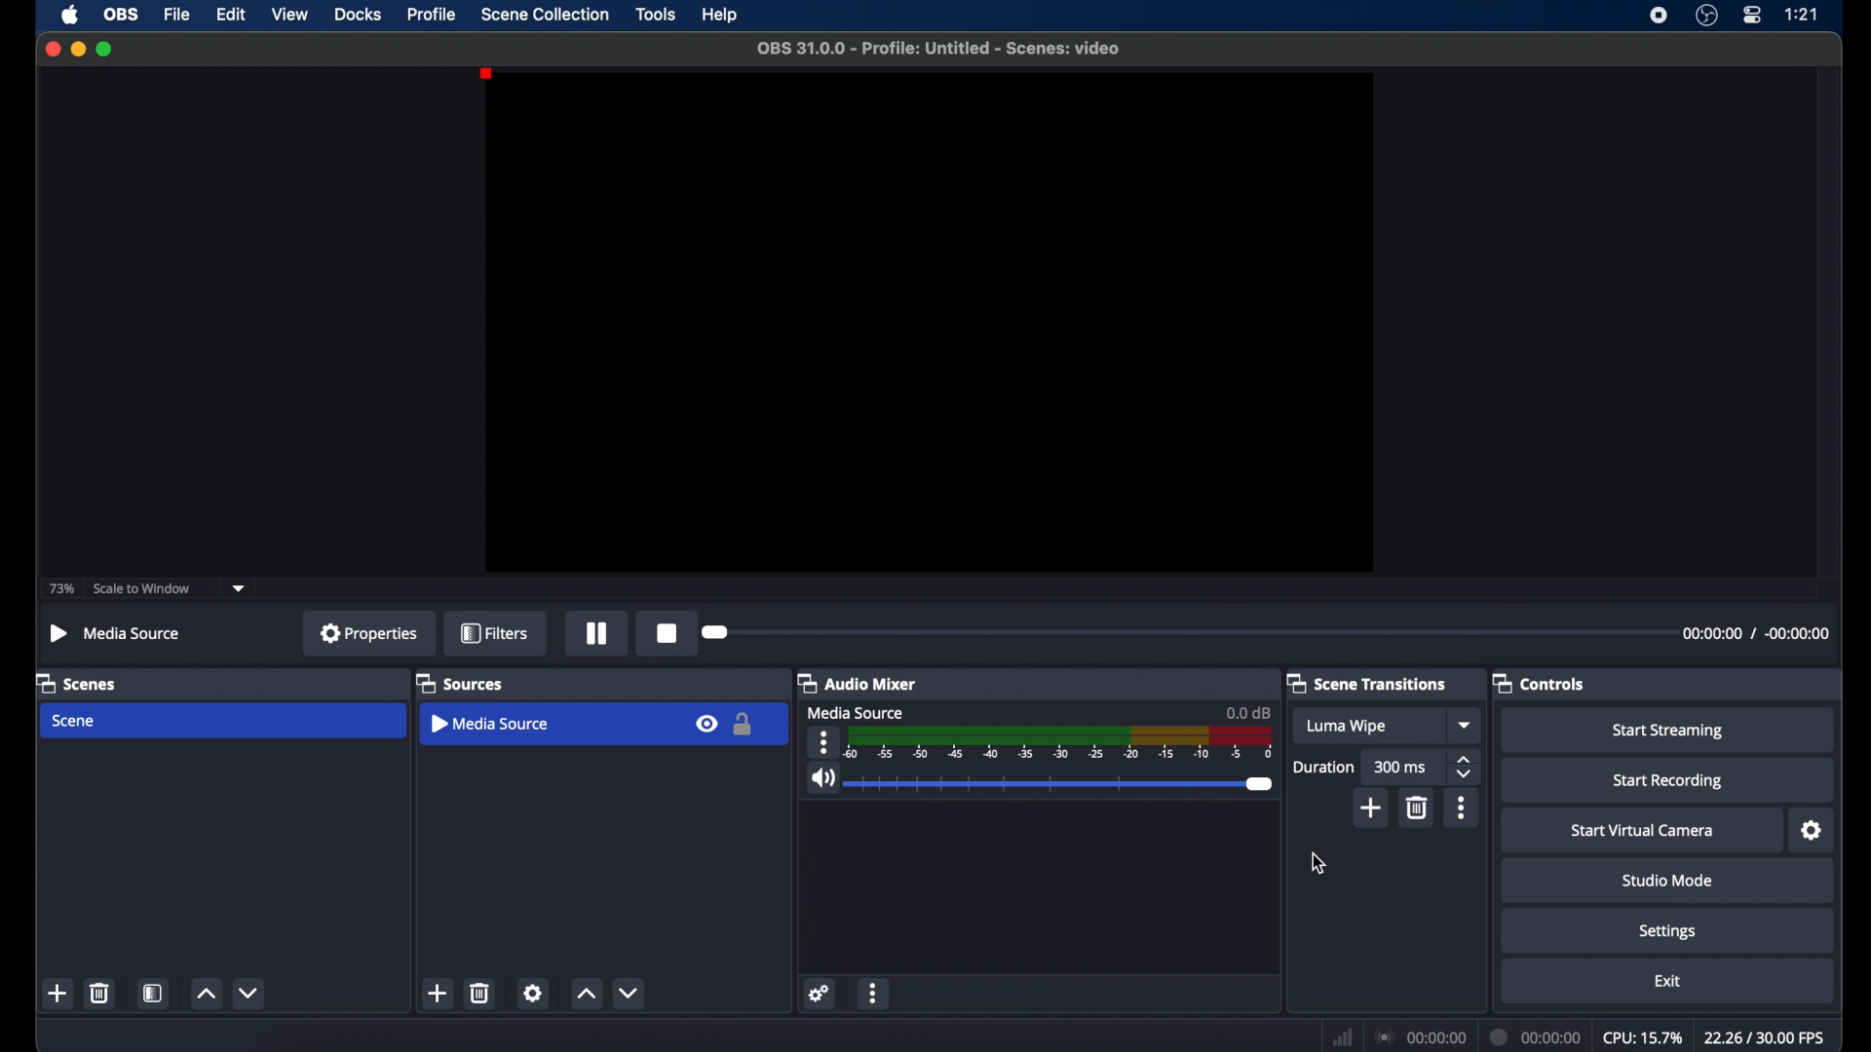 The image size is (1871, 1052). What do you see at coordinates (1347, 726) in the screenshot?
I see `luma wipe` at bounding box center [1347, 726].